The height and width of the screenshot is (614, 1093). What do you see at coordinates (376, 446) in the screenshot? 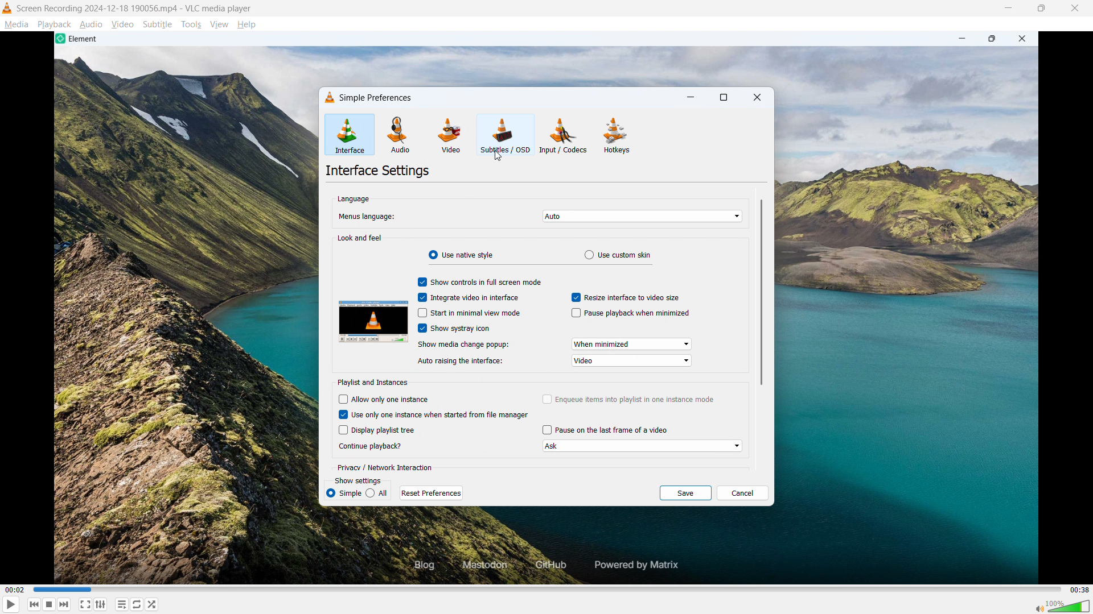
I see `Continue playback?` at bounding box center [376, 446].